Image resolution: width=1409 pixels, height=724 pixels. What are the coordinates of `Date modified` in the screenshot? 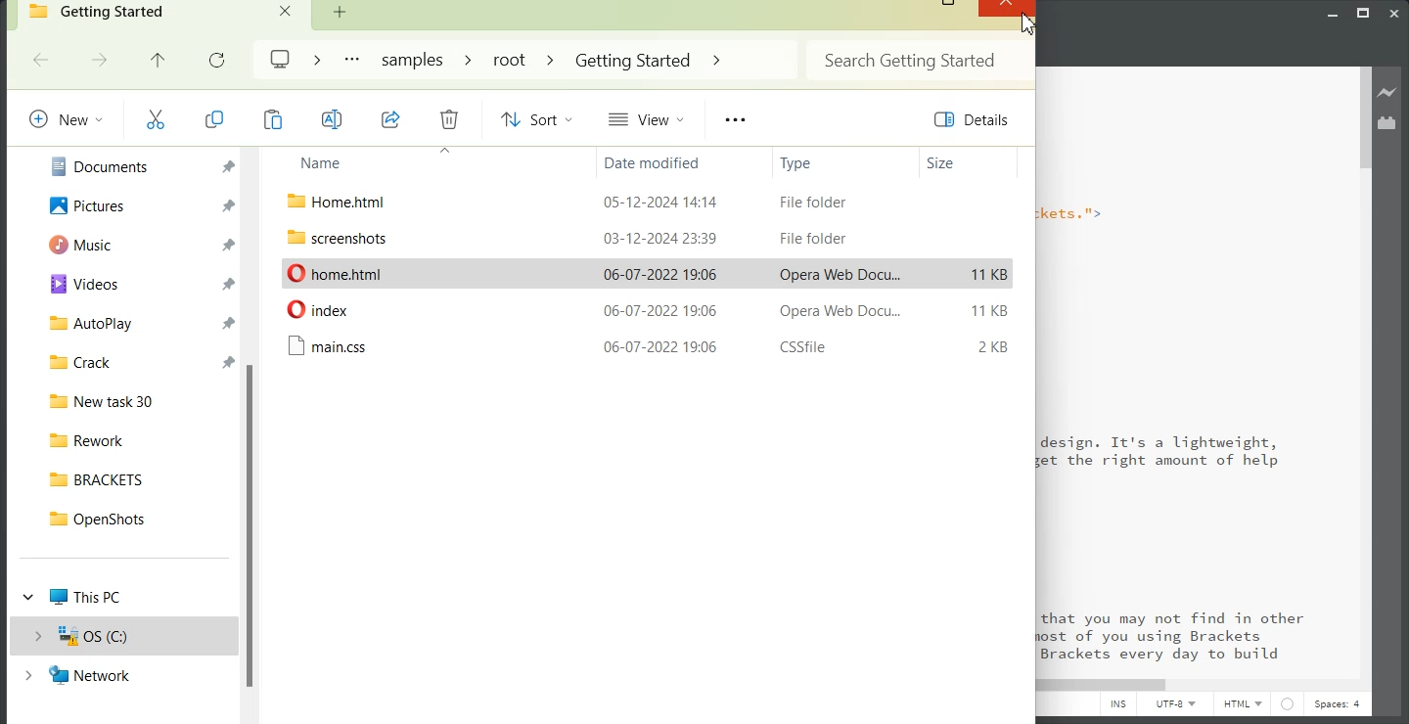 It's located at (663, 161).